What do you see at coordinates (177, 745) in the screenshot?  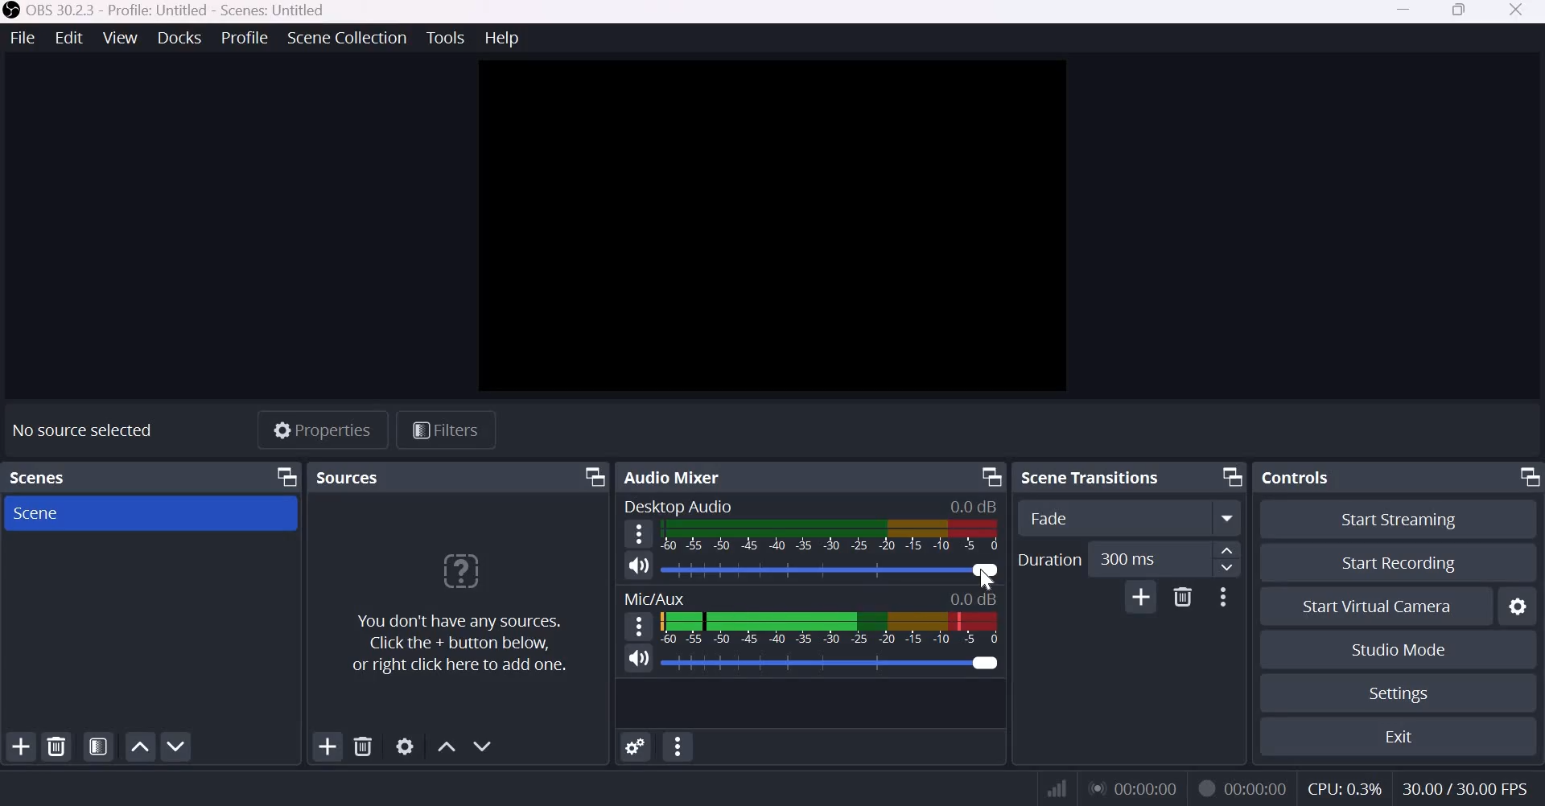 I see `Move scene down` at bounding box center [177, 745].